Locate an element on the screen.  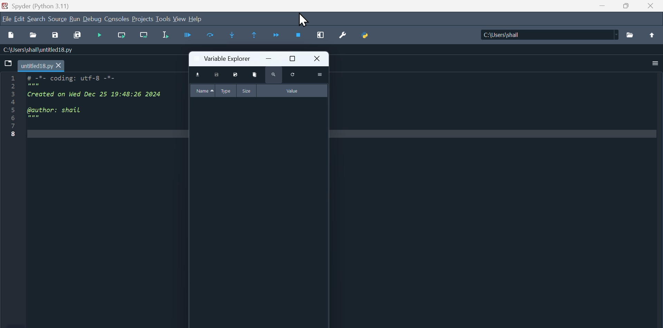
Spyder (Python 3.11) is located at coordinates (54, 5).